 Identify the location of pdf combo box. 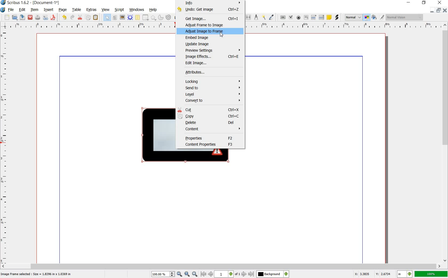
(314, 18).